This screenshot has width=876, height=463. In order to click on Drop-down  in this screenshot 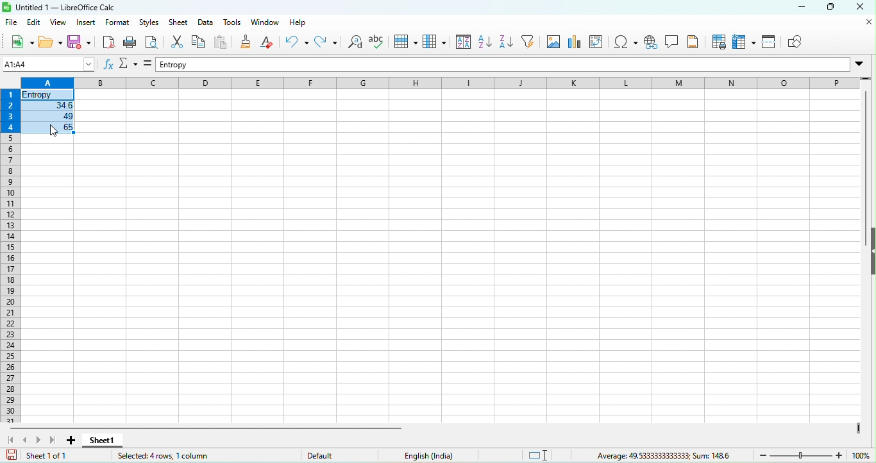, I will do `click(862, 64)`.